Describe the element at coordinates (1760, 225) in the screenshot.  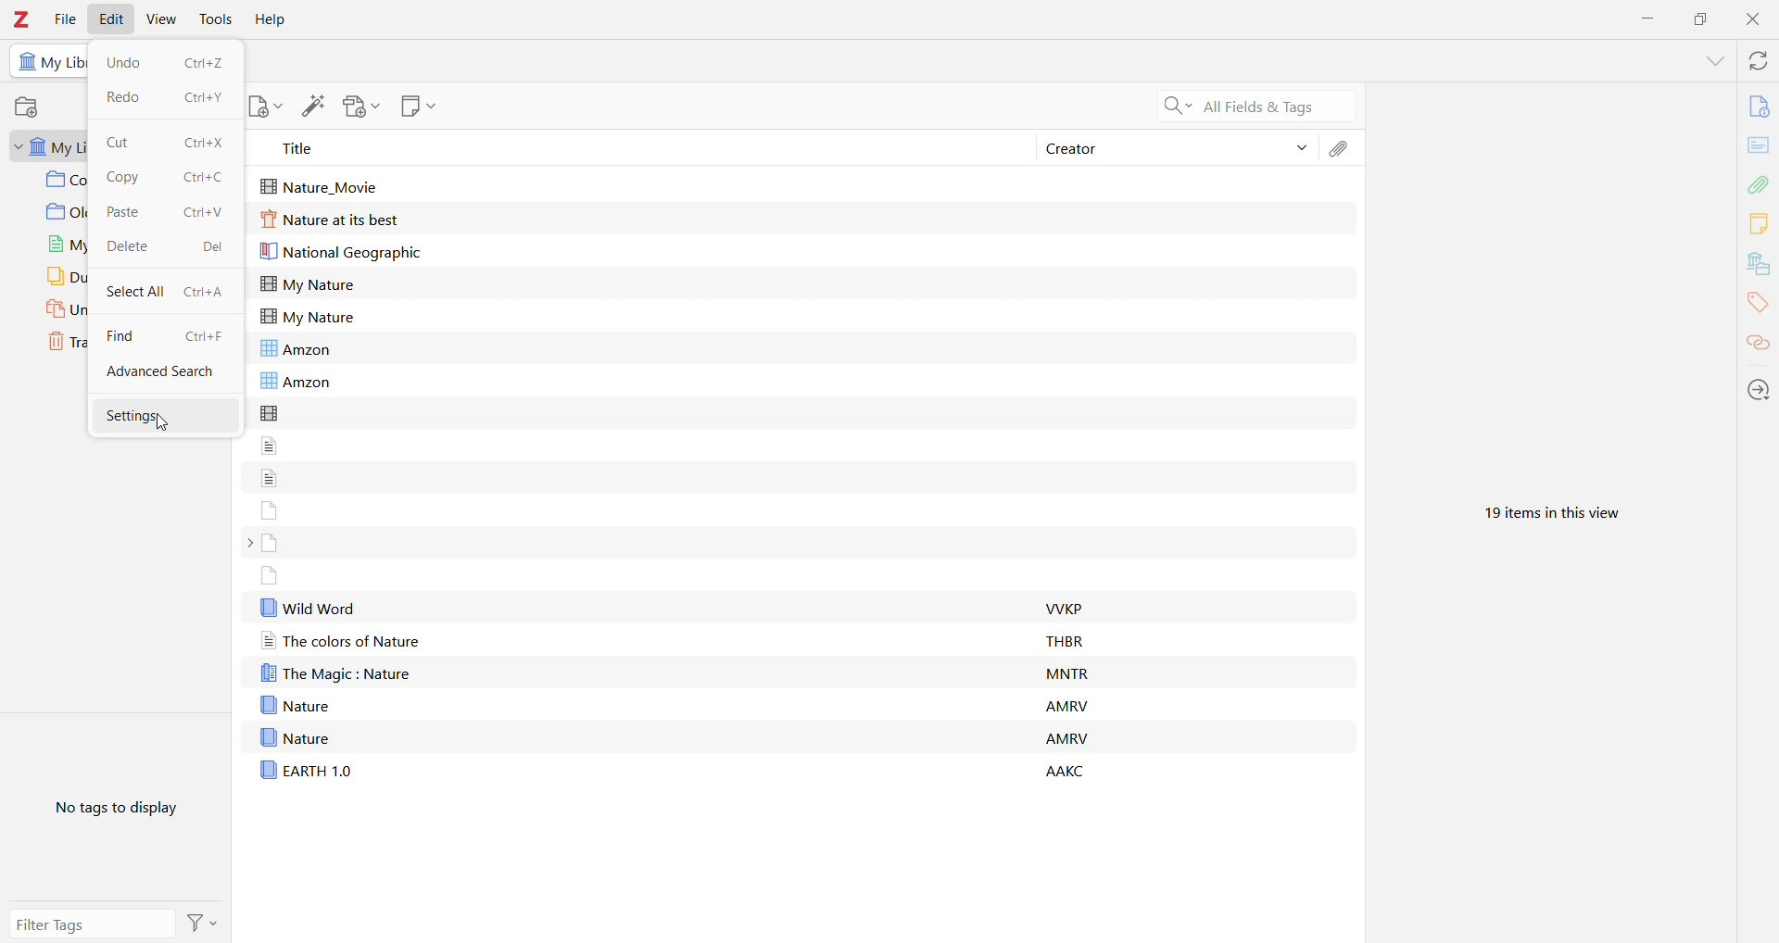
I see `Notes` at that location.